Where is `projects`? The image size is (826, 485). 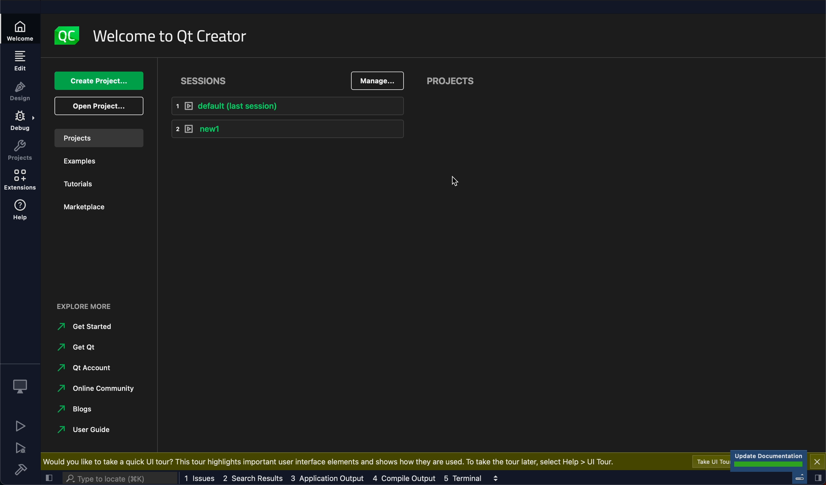 projects is located at coordinates (98, 138).